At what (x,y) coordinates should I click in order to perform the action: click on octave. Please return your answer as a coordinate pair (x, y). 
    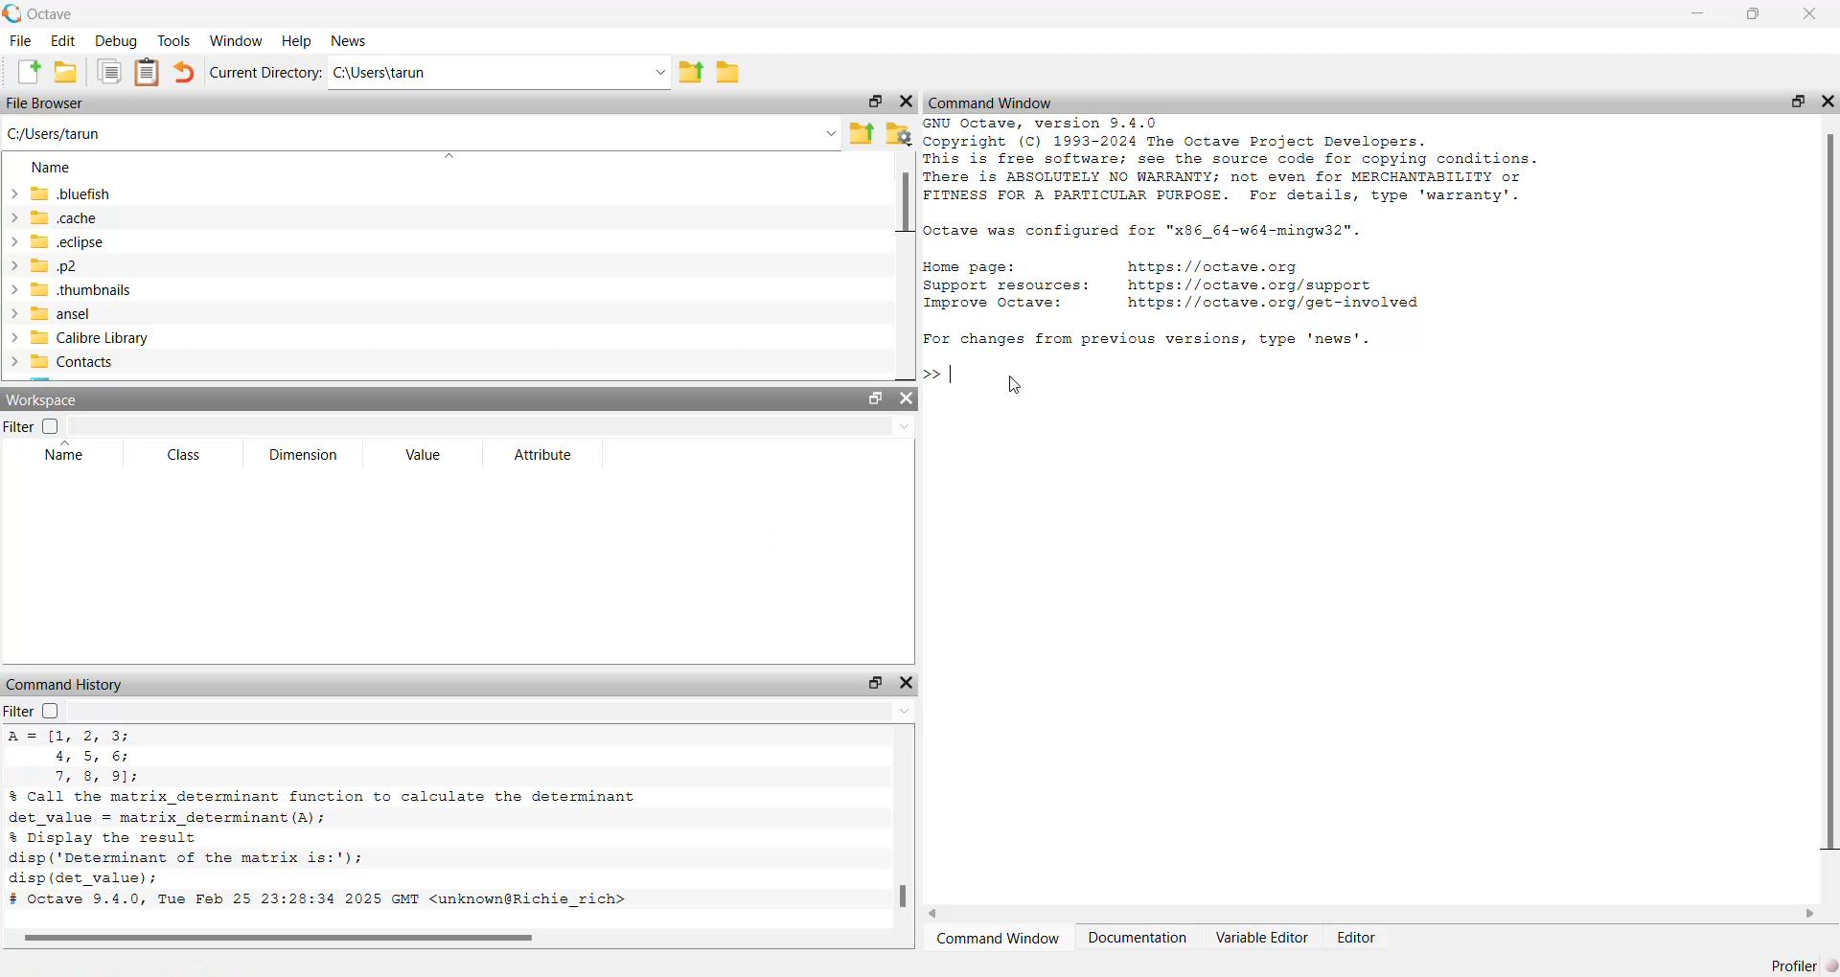
    Looking at the image, I should click on (38, 14).